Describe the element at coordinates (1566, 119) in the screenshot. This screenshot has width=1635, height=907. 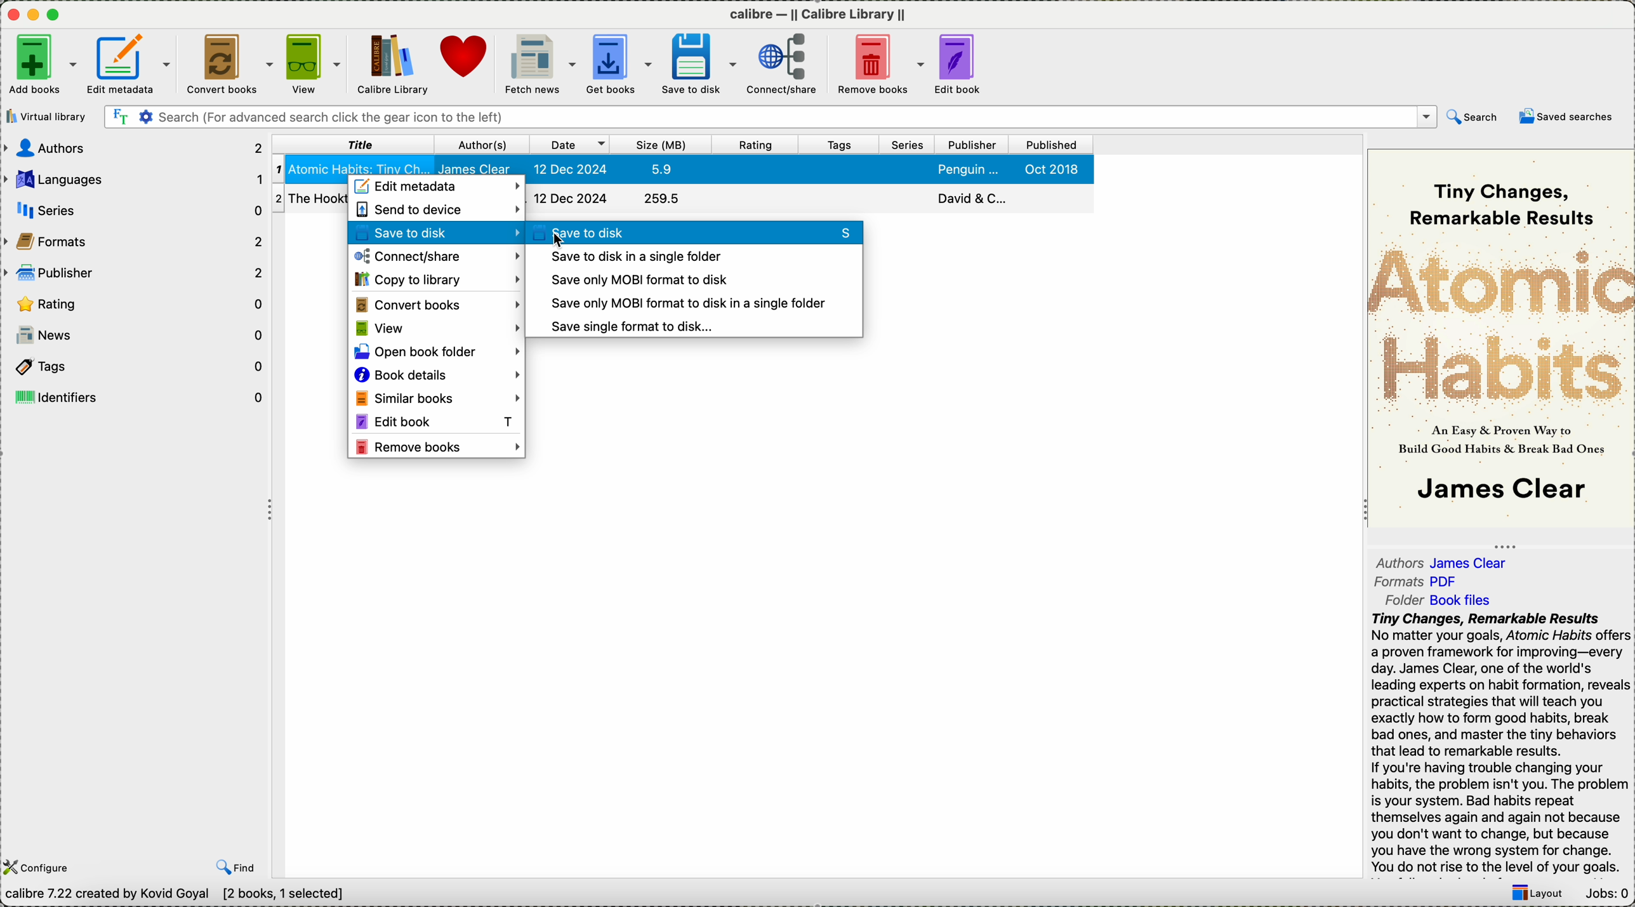
I see `saved searches` at that location.